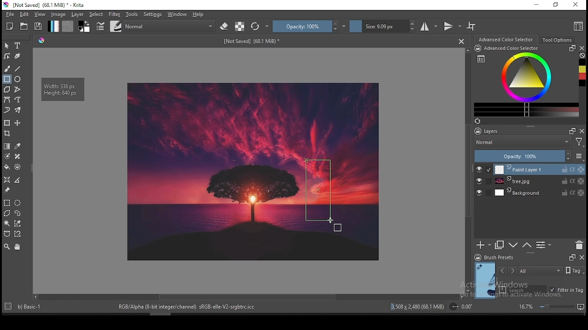 The height and width of the screenshot is (330, 588). I want to click on preserve alpha, so click(240, 27).